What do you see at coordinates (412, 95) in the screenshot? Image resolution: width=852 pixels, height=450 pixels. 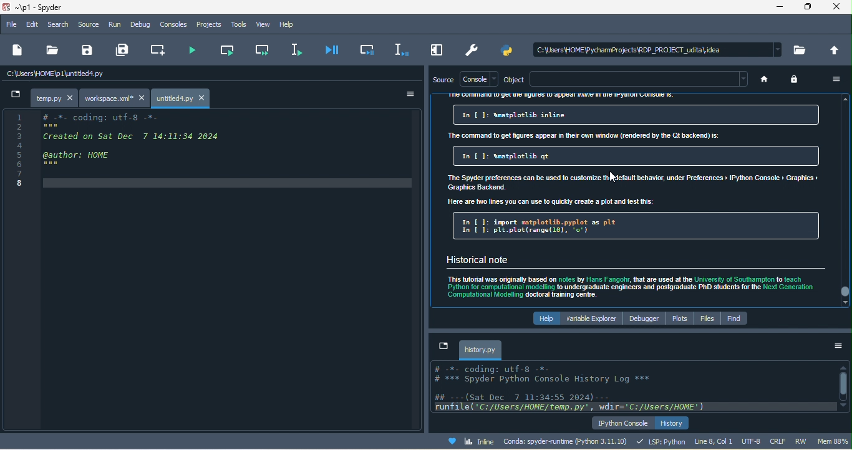 I see `option` at bounding box center [412, 95].